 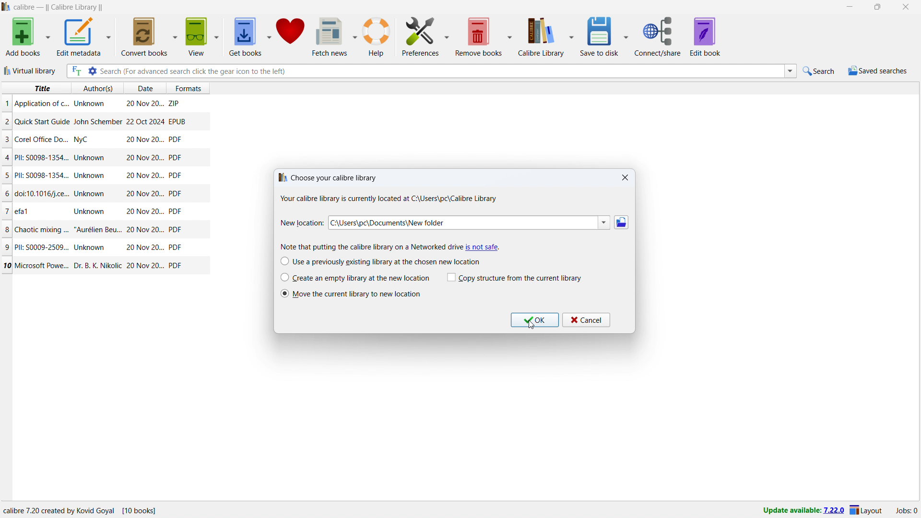 I want to click on help, so click(x=377, y=37).